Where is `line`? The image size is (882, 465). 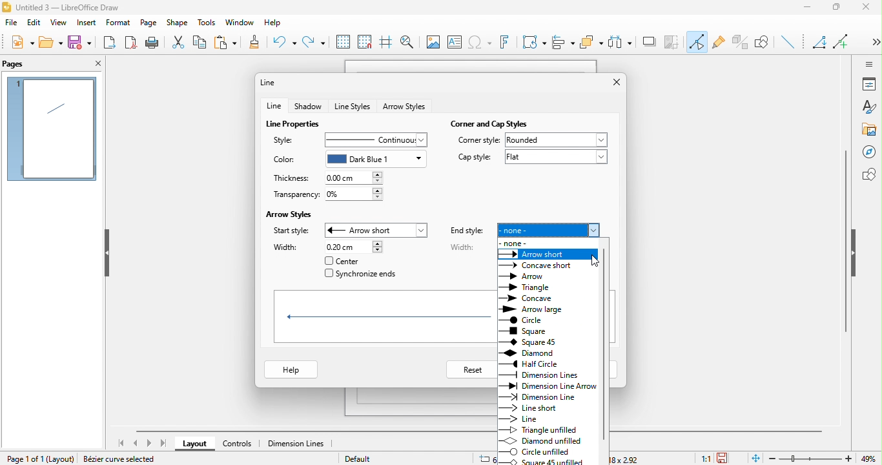
line is located at coordinates (272, 82).